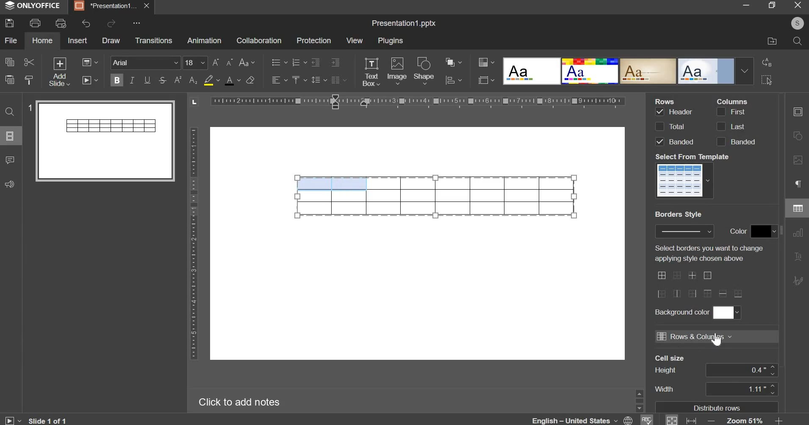  Describe the element at coordinates (86, 23) in the screenshot. I see `undo` at that location.